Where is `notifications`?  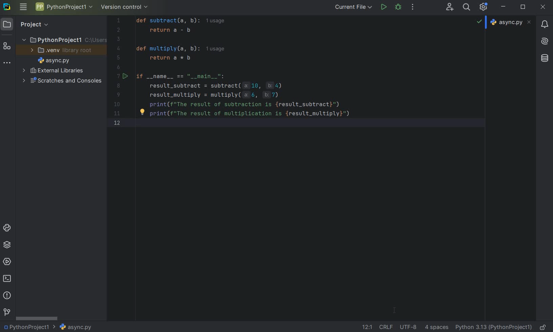 notifications is located at coordinates (544, 24).